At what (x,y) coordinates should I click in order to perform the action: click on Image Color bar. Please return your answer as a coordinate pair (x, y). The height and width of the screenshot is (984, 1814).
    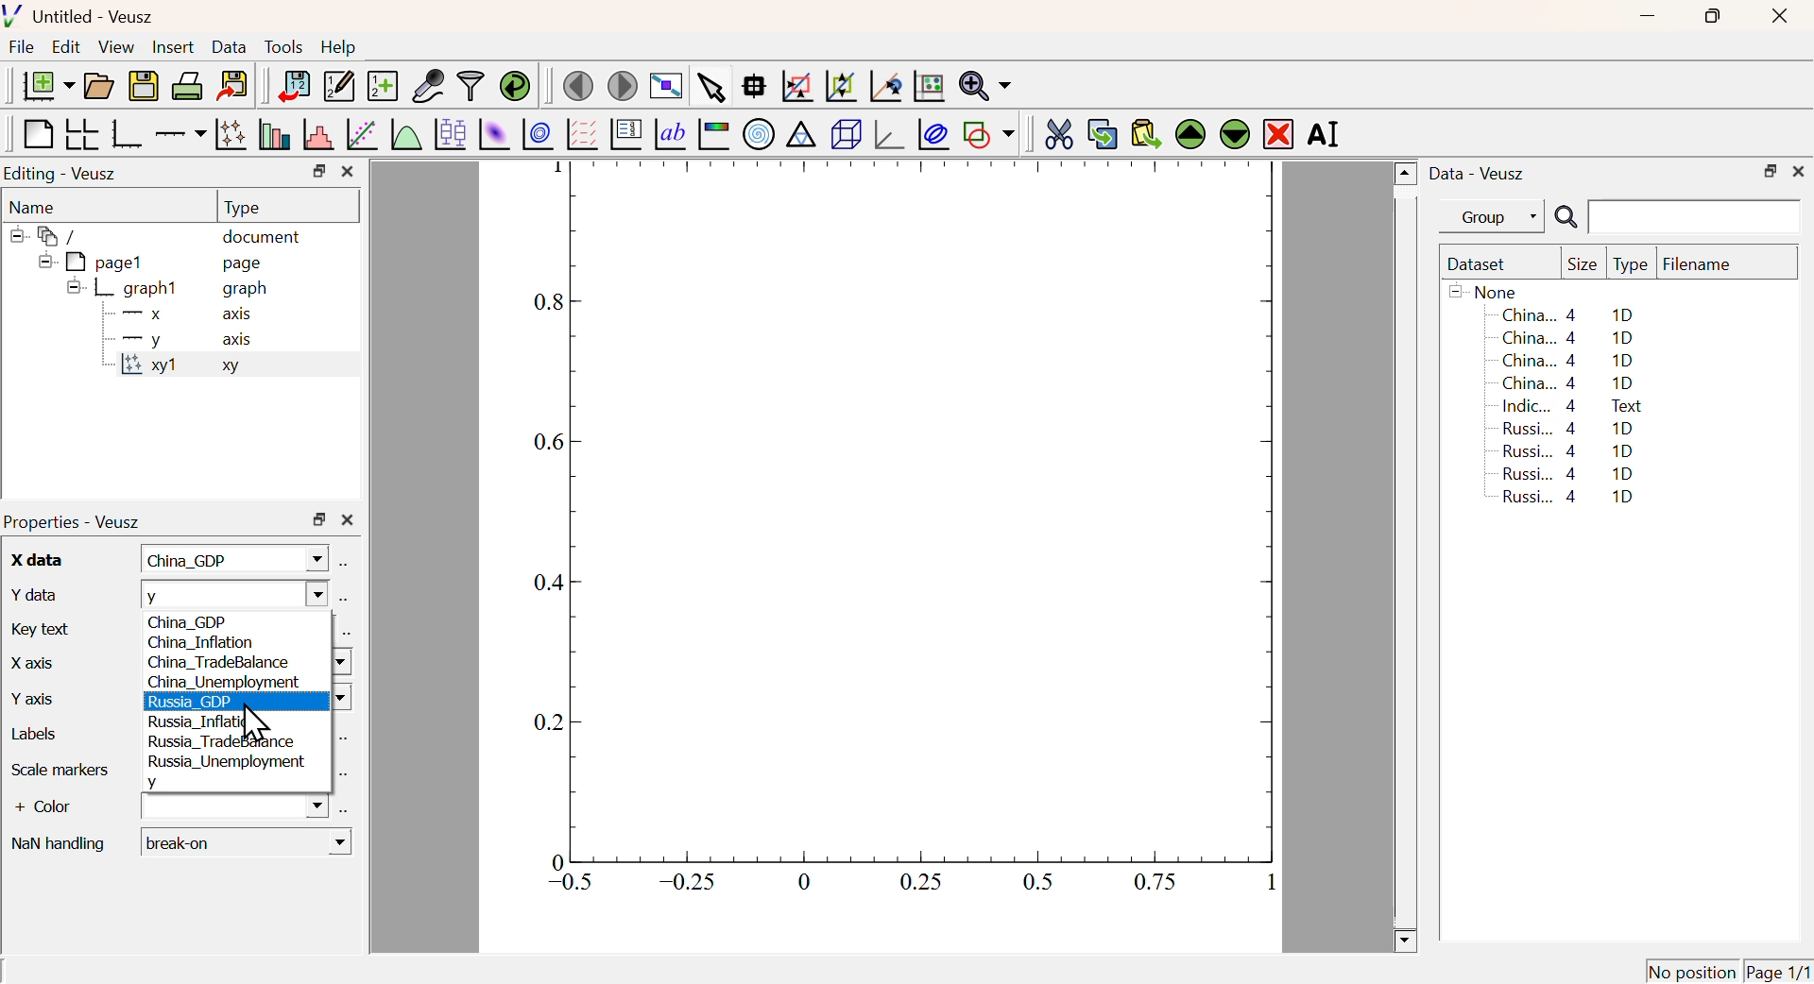
    Looking at the image, I should click on (714, 135).